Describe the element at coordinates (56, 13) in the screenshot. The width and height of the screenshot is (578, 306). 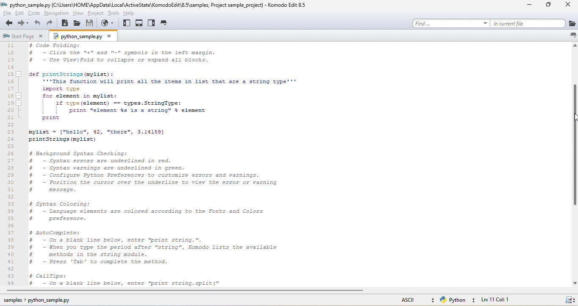
I see `navigation` at that location.